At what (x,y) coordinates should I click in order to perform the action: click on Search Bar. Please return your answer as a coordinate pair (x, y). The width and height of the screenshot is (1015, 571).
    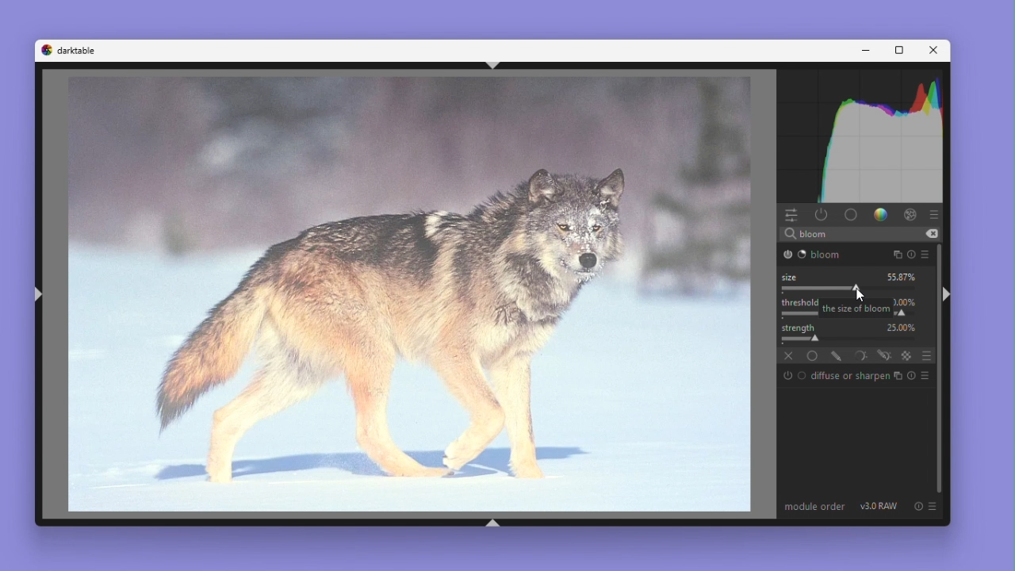
    Looking at the image, I should click on (858, 234).